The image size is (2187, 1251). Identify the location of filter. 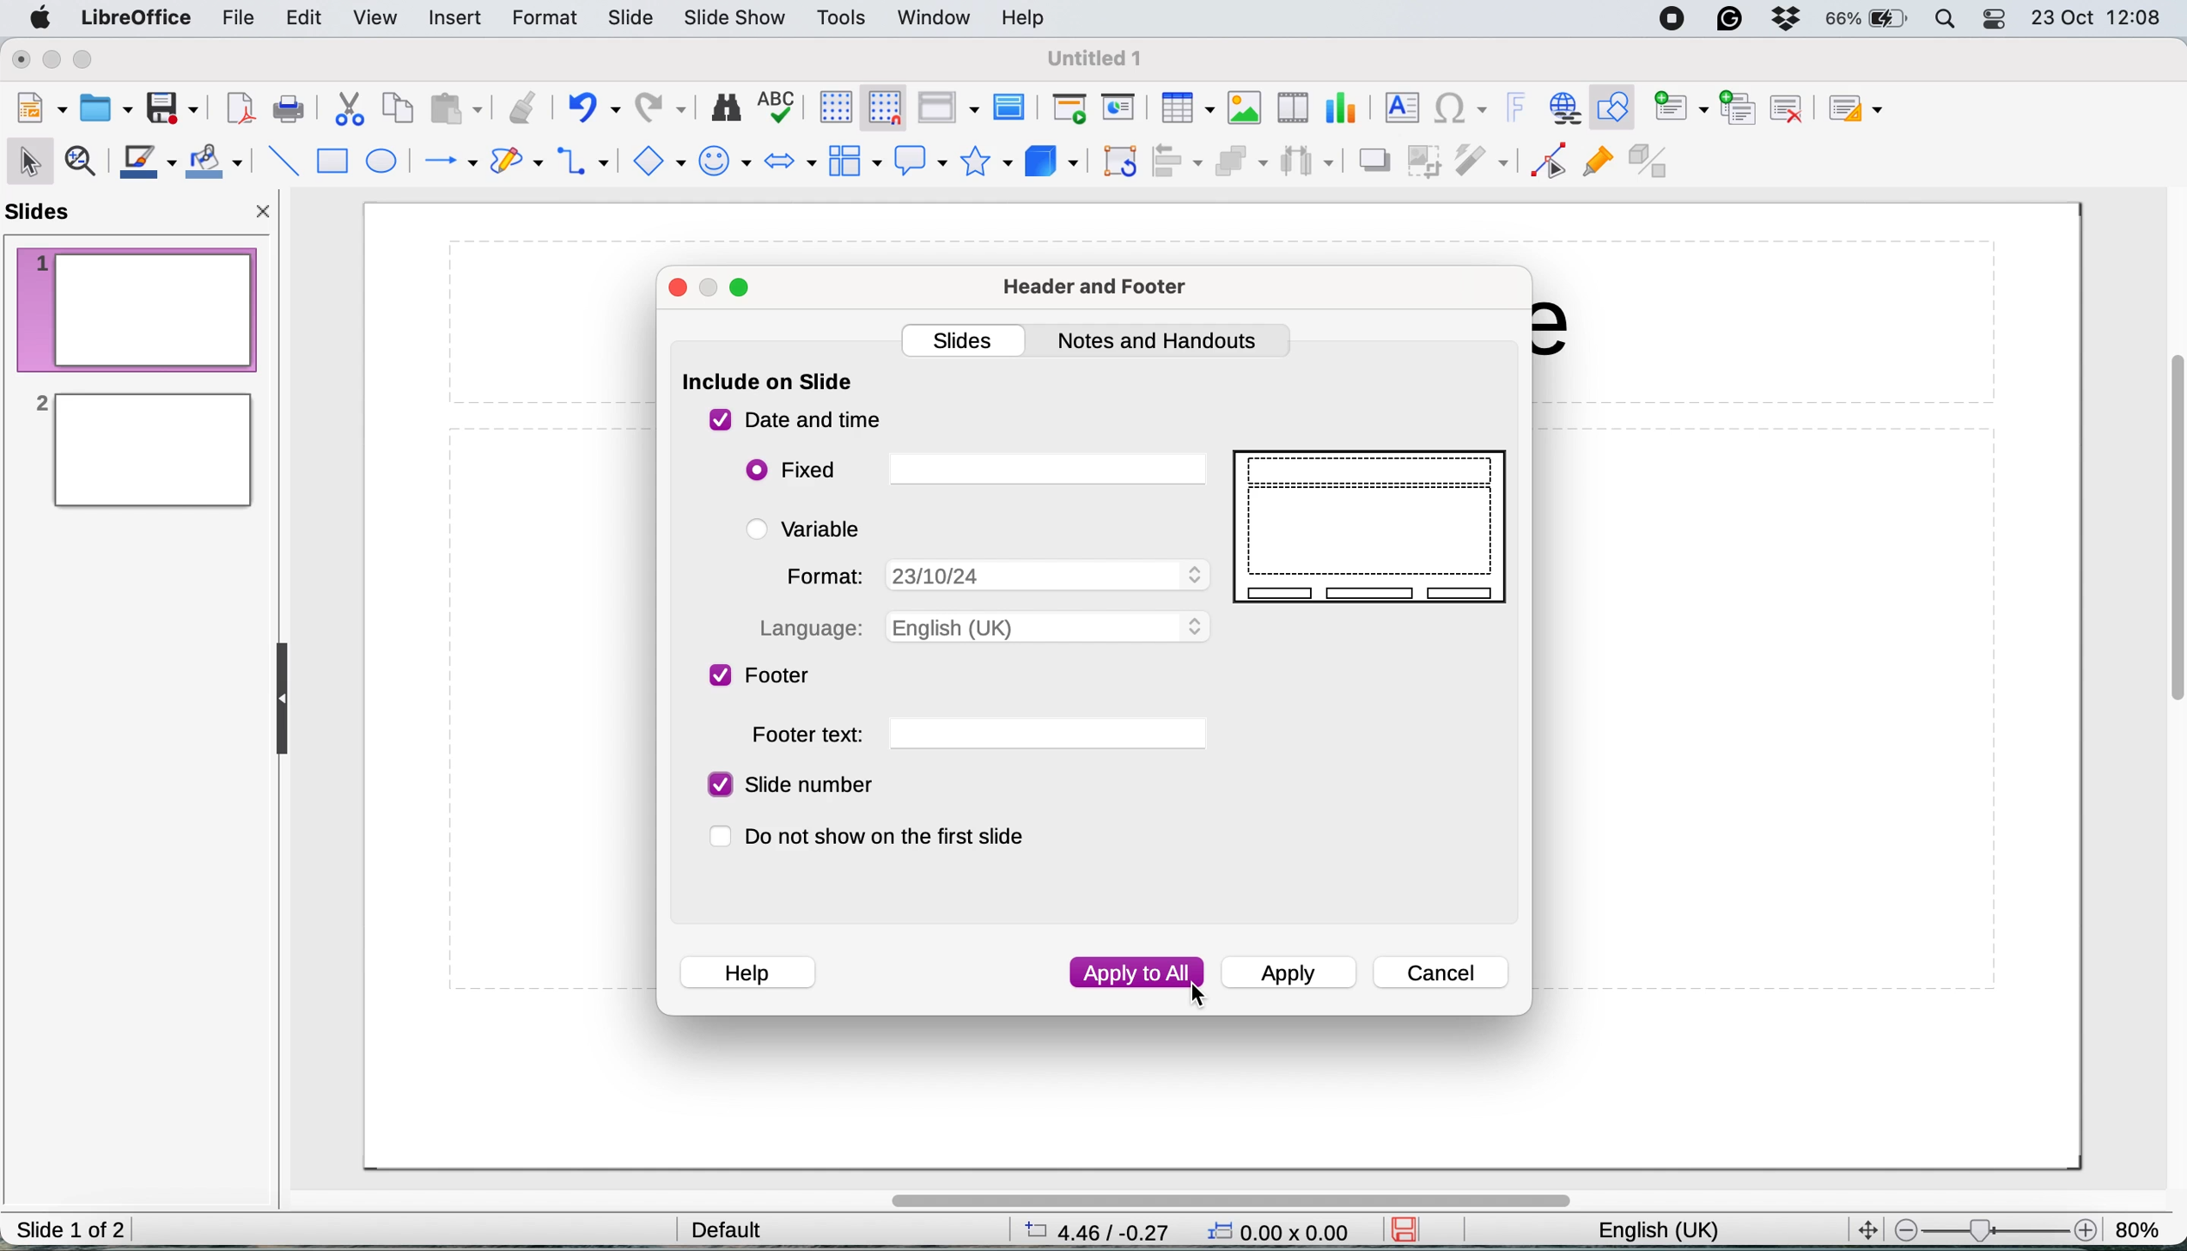
(1485, 162).